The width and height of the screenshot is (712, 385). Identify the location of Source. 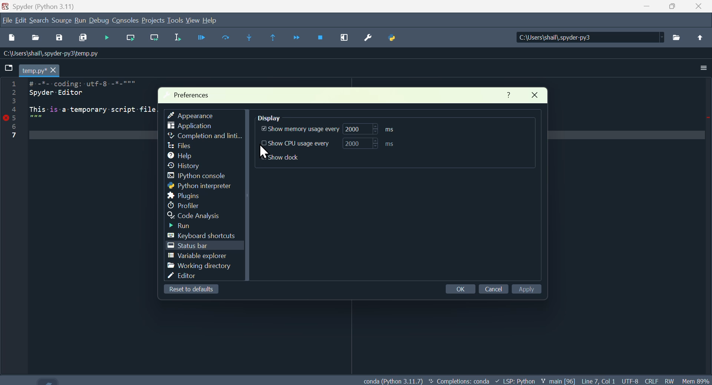
(62, 20).